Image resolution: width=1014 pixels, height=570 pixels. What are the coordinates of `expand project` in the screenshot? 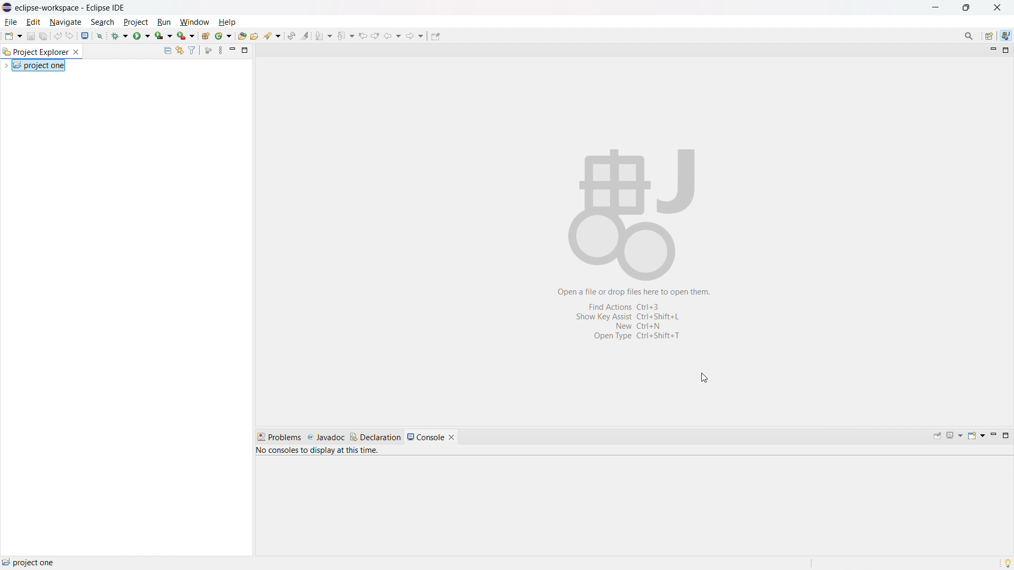 It's located at (6, 65).